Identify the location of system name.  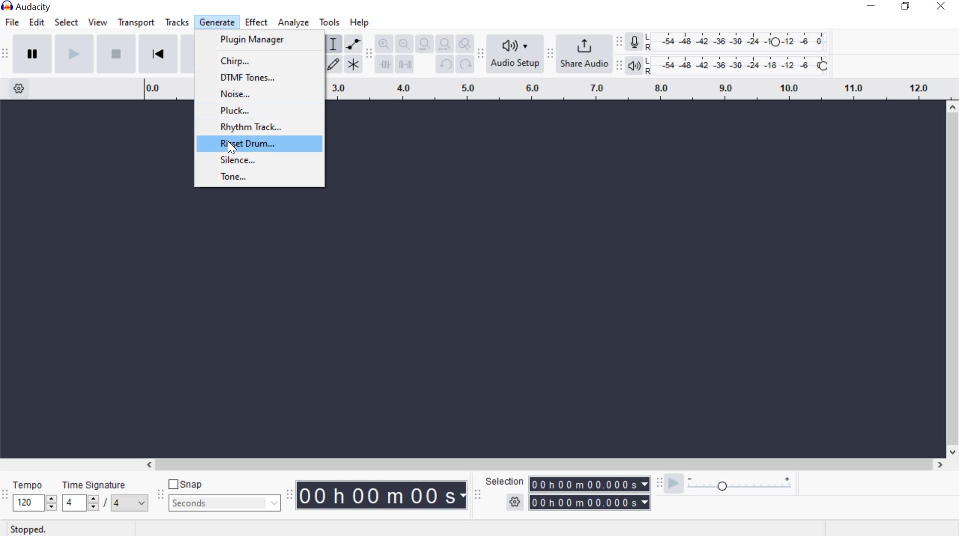
(31, 6).